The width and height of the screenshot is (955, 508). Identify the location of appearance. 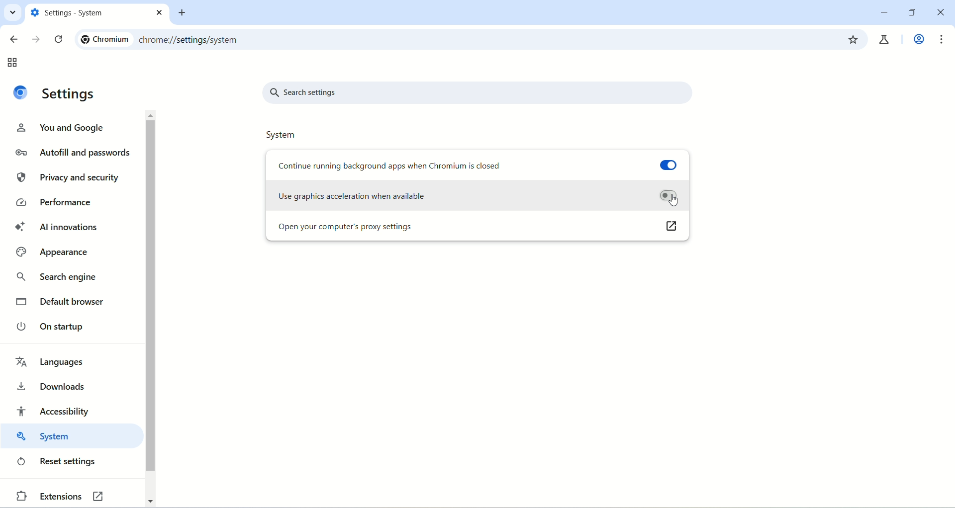
(58, 253).